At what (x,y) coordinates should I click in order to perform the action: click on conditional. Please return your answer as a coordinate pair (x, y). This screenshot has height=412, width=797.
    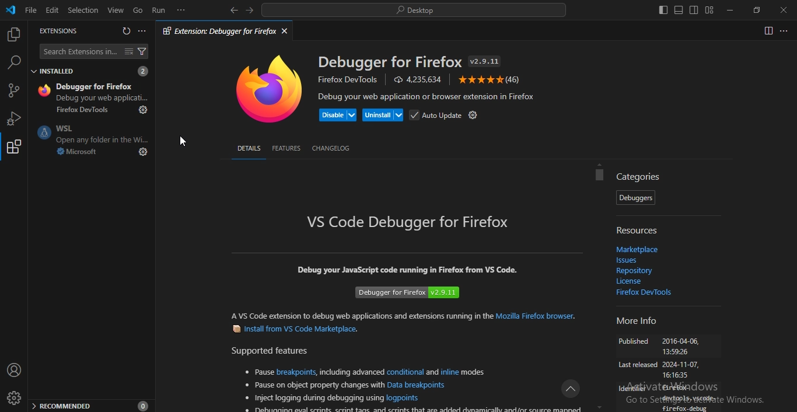
    Looking at the image, I should click on (405, 369).